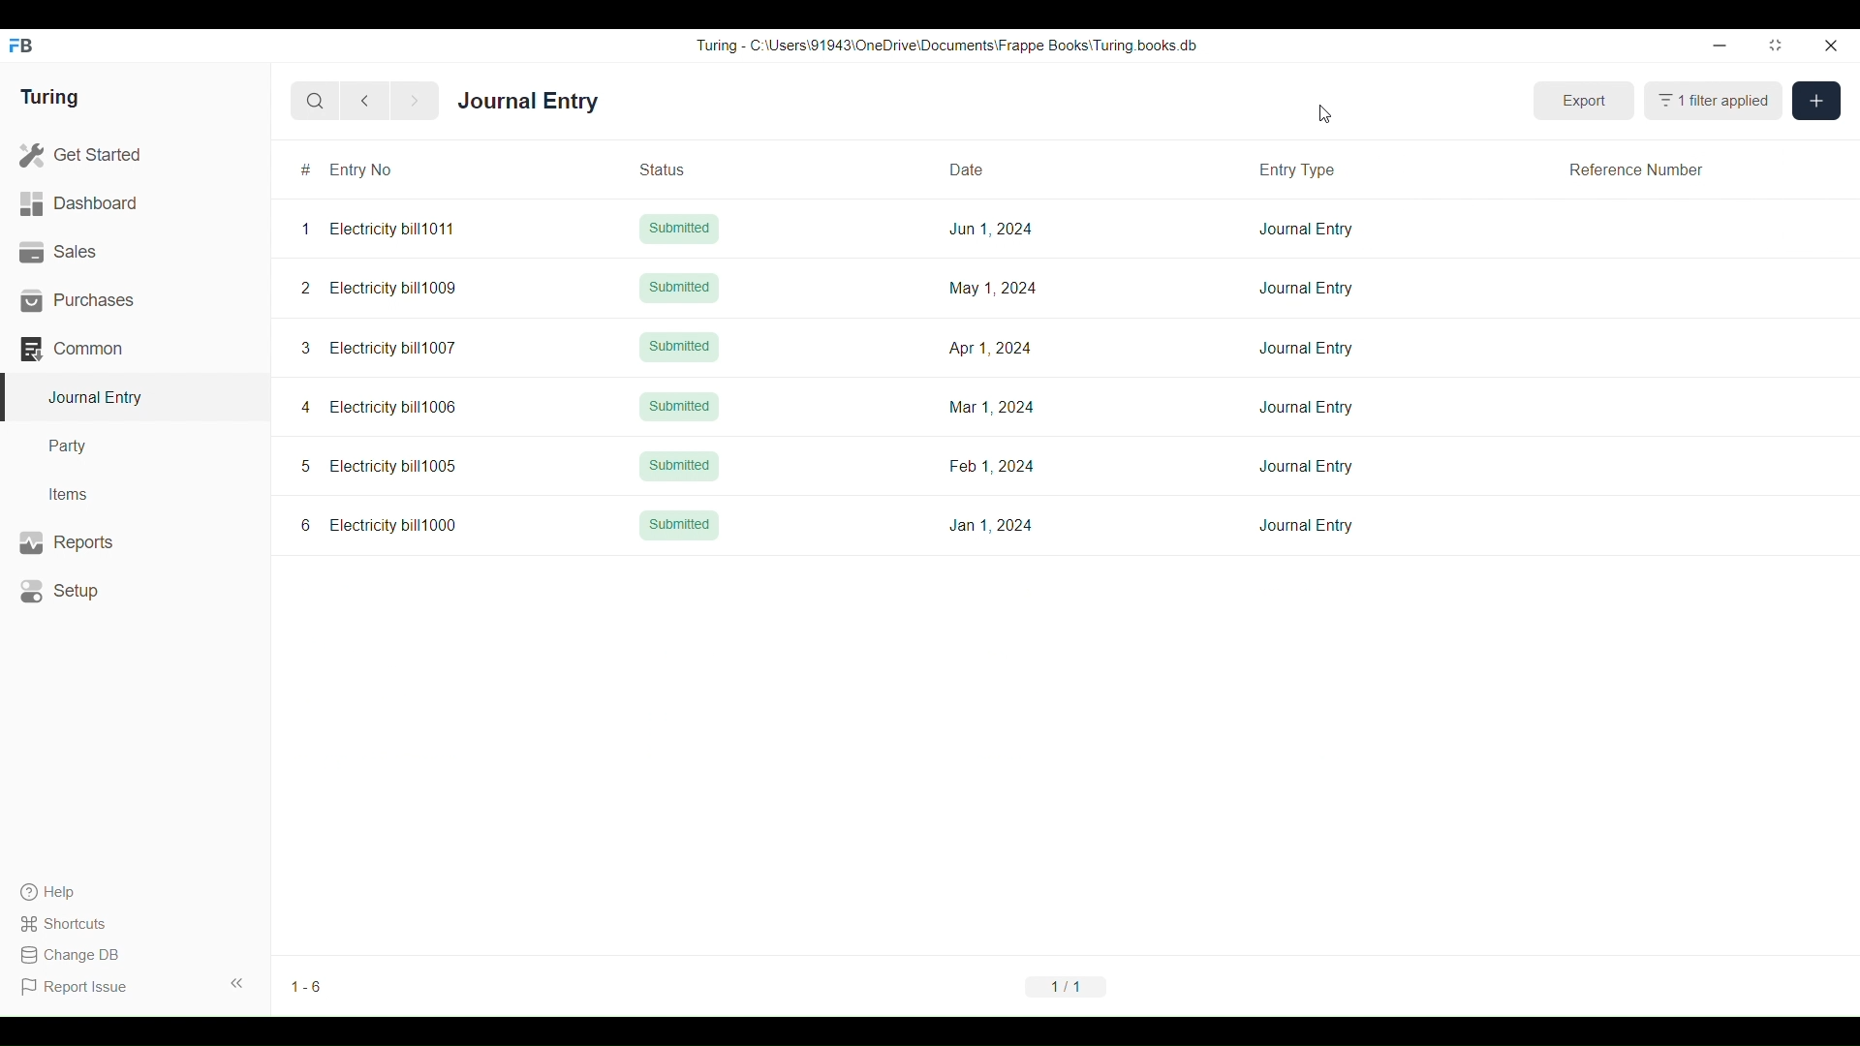  I want to click on Journal Entry, so click(1308, 348).